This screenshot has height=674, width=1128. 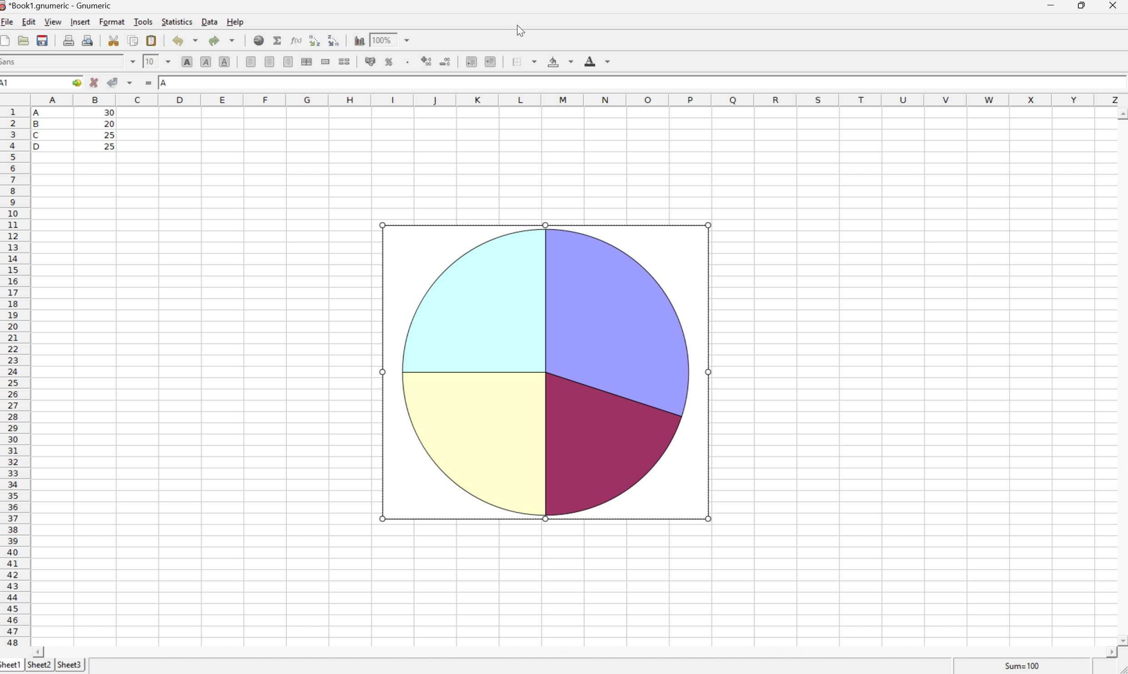 I want to click on Accept changes in multiple cells, so click(x=130, y=81).